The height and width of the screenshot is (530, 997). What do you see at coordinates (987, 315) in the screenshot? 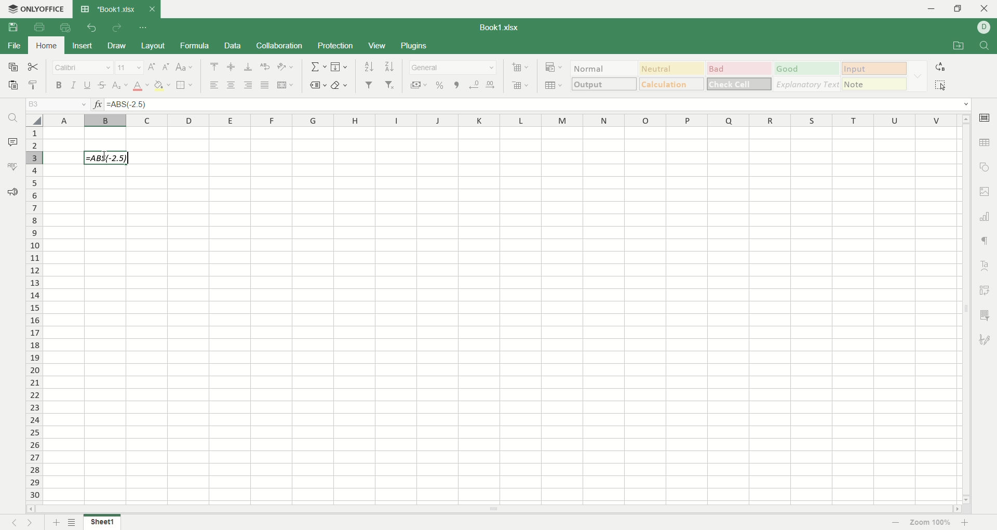
I see `slicer` at bounding box center [987, 315].